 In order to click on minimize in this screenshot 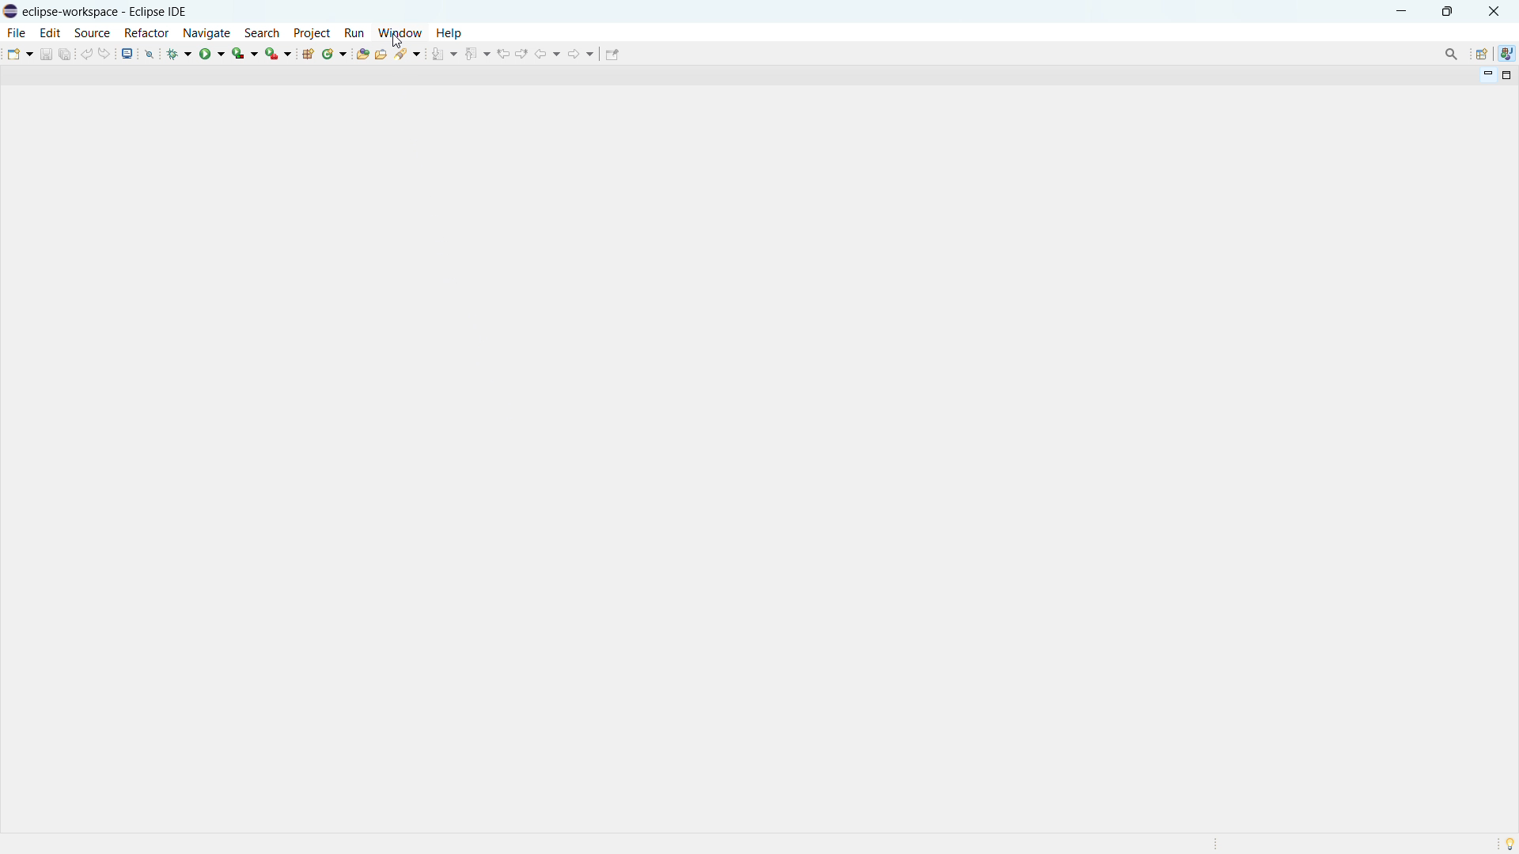, I will do `click(1402, 10)`.